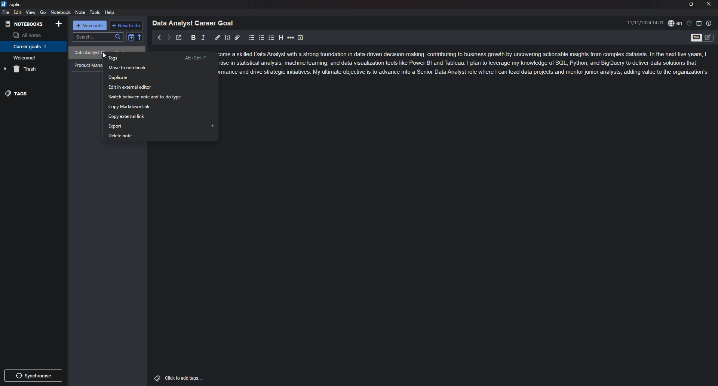 Image resolution: width=718 pixels, height=386 pixels. What do you see at coordinates (6, 12) in the screenshot?
I see `file` at bounding box center [6, 12].